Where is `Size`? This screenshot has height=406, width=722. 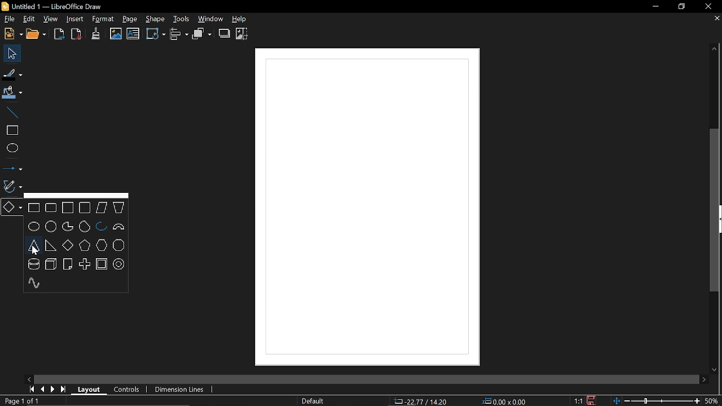
Size is located at coordinates (505, 401).